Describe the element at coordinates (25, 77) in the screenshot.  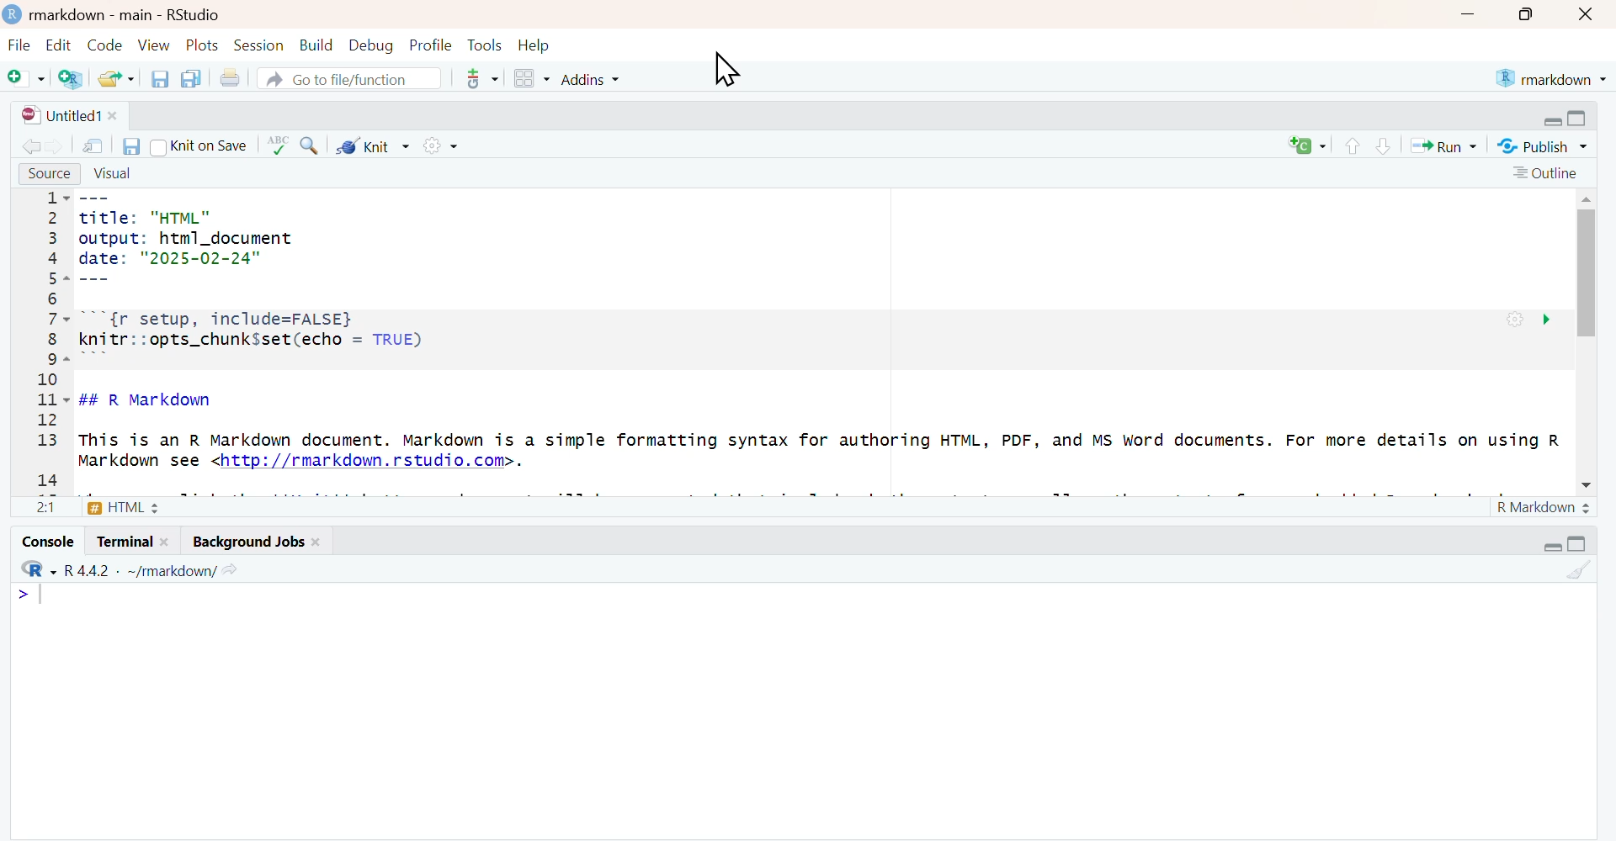
I see `New file` at that location.